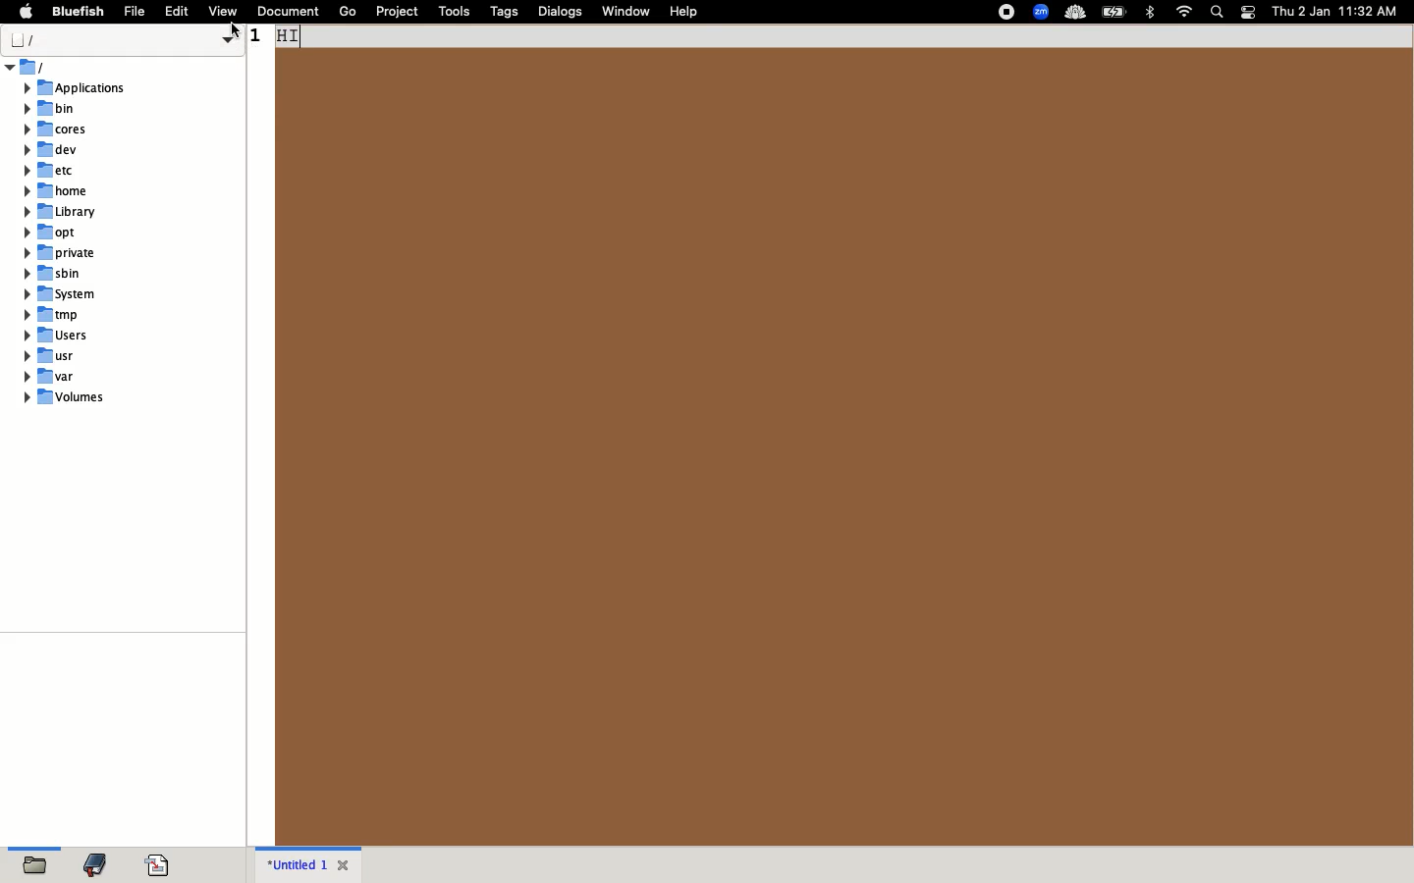 The image size is (1414, 883). Describe the element at coordinates (627, 11) in the screenshot. I see `window` at that location.